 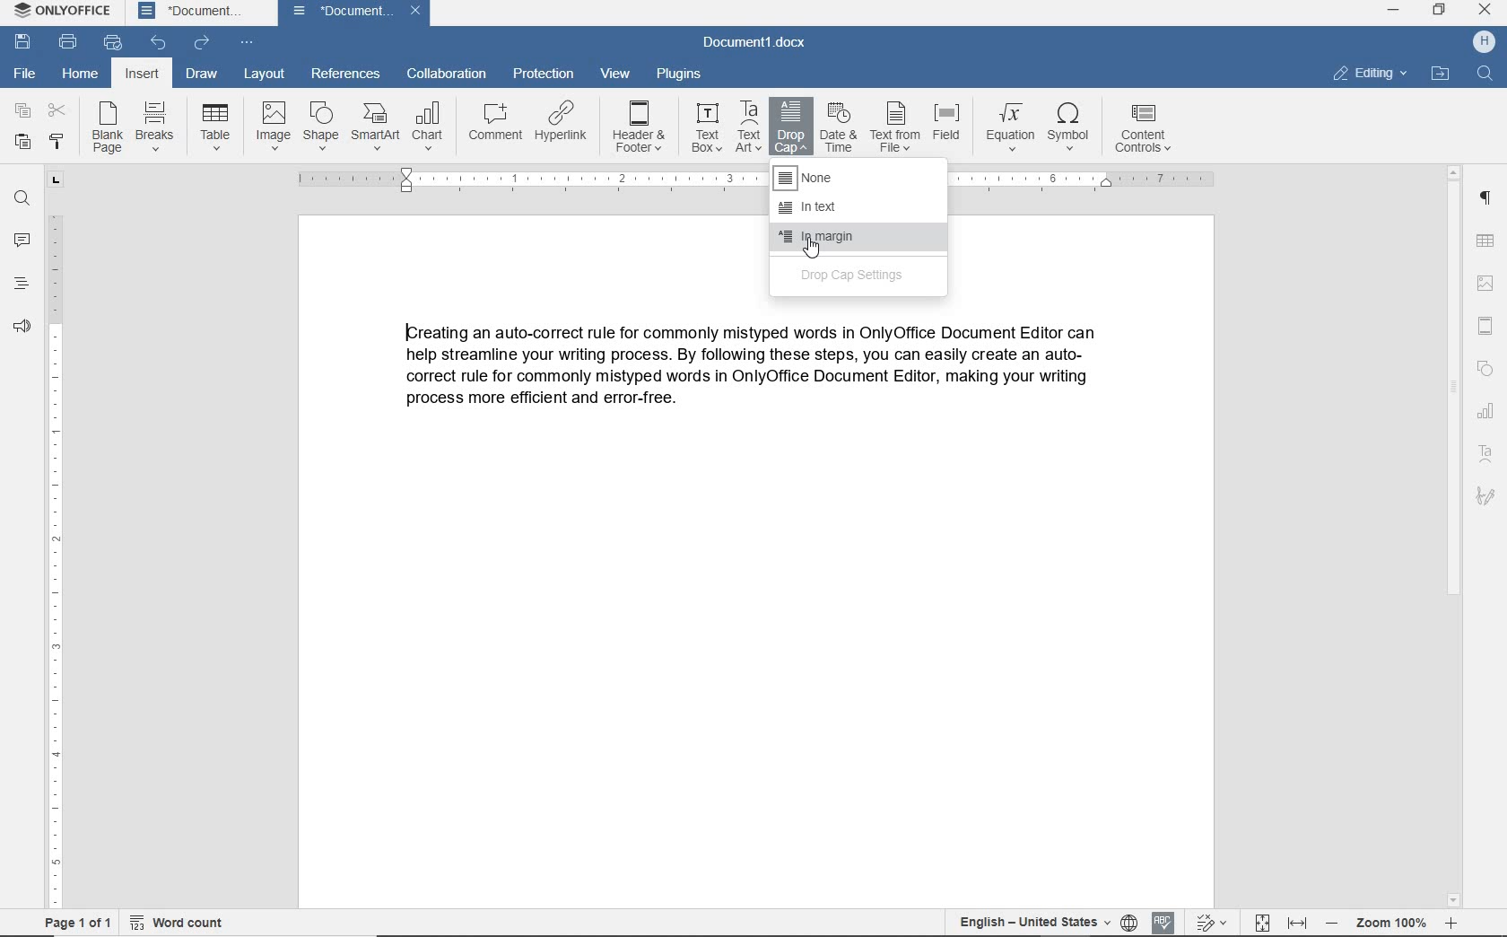 I want to click on references, so click(x=343, y=74).